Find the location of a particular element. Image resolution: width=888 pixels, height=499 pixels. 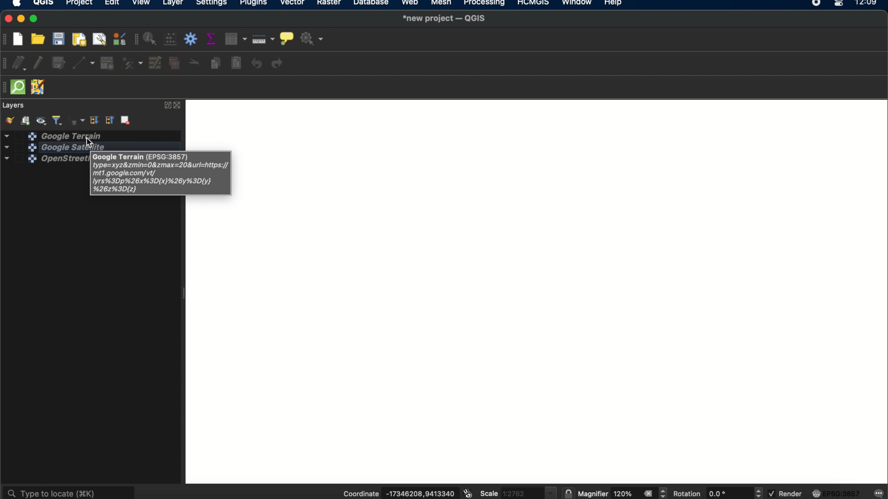

current edits is located at coordinates (22, 64).